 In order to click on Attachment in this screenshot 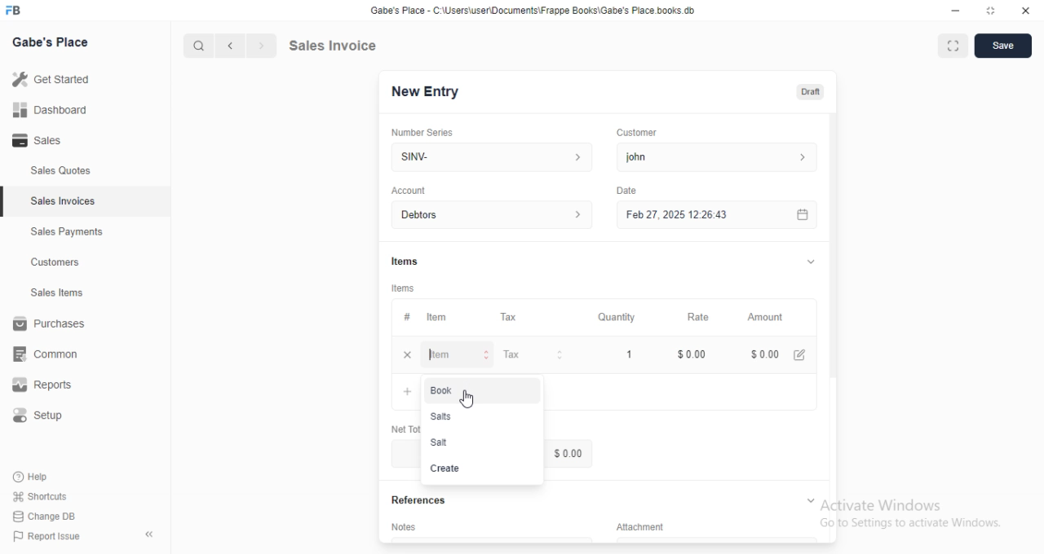, I will do `click(634, 525)`.